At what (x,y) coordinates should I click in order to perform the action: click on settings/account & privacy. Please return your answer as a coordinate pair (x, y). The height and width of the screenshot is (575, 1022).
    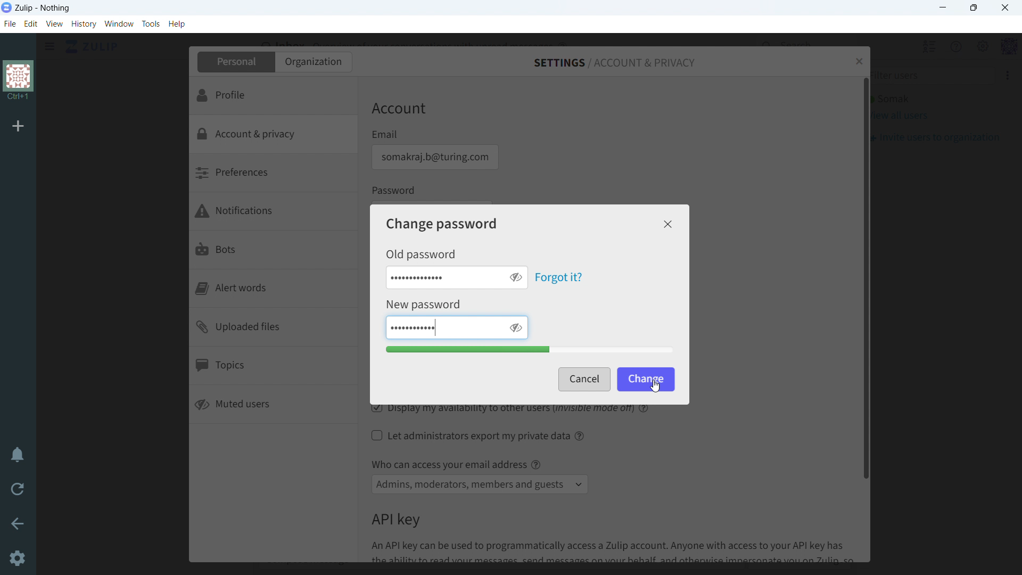
    Looking at the image, I should click on (615, 63).